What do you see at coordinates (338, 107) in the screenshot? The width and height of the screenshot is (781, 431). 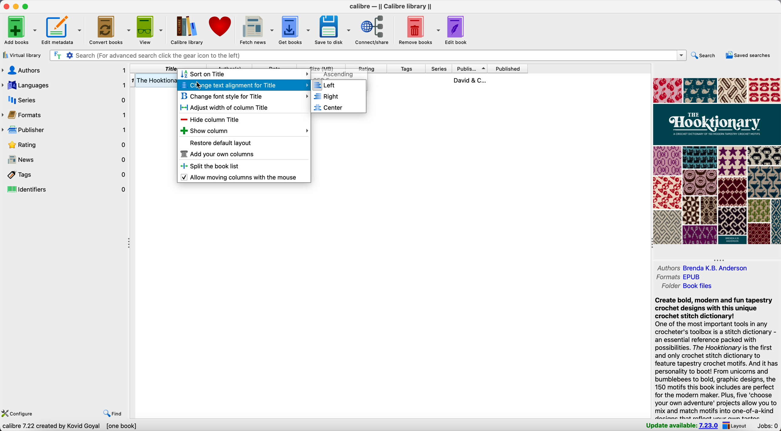 I see `center` at bounding box center [338, 107].